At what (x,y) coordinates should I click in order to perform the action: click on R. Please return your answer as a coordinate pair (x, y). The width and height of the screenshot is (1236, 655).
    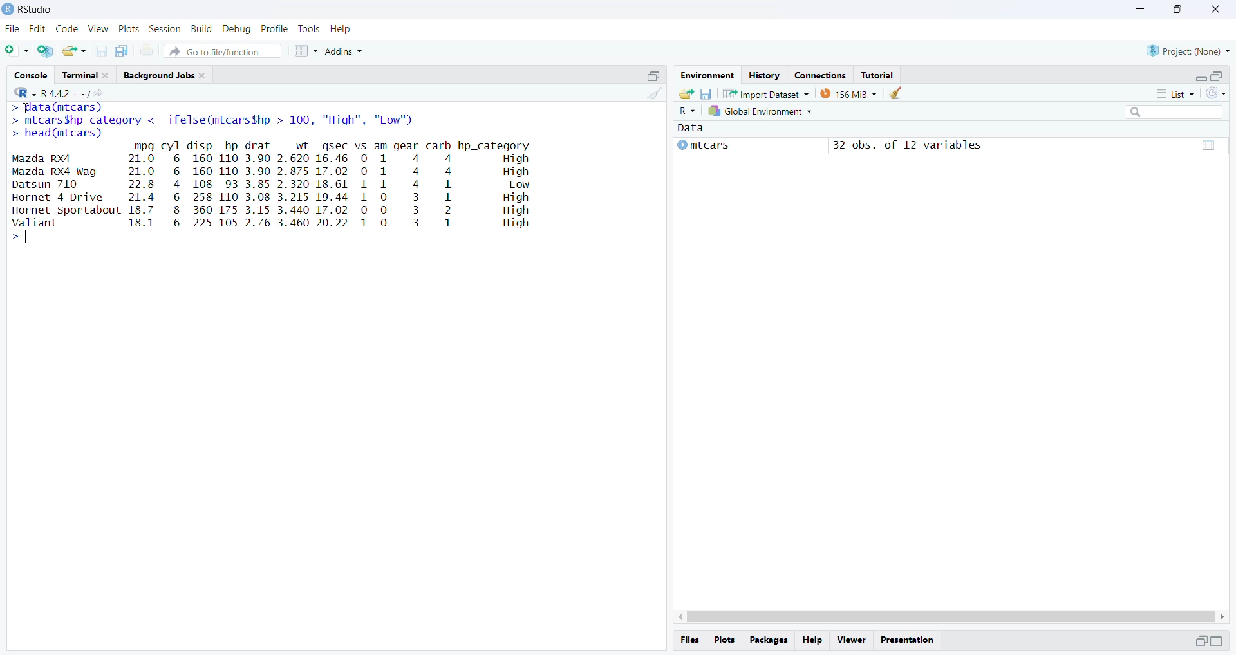
    Looking at the image, I should click on (688, 111).